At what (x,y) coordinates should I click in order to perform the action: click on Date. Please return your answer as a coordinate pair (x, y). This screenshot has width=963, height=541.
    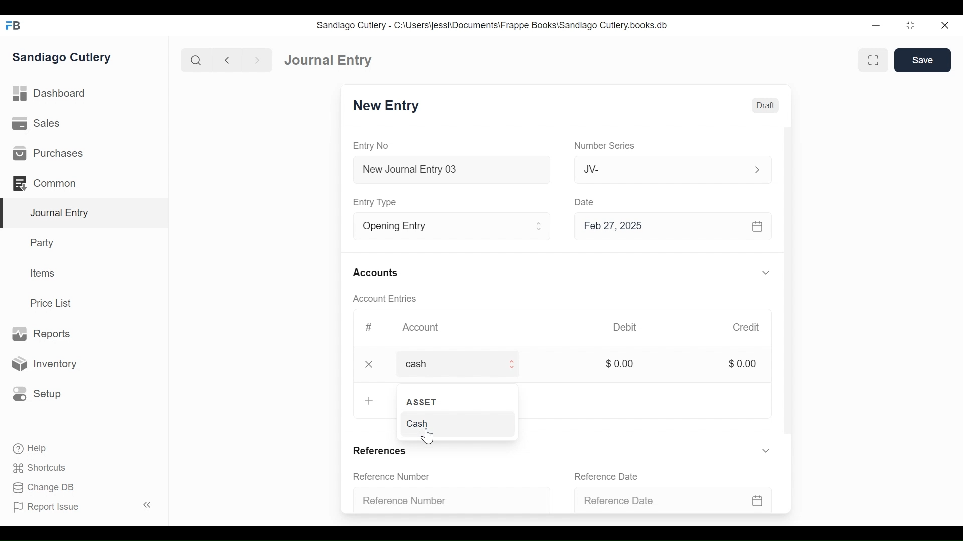
    Looking at the image, I should click on (586, 202).